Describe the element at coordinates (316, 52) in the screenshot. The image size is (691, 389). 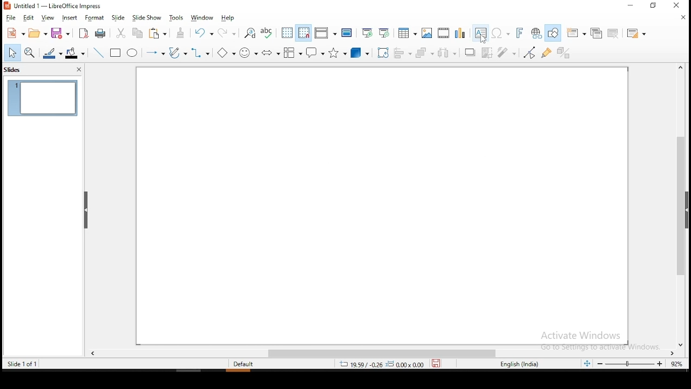
I see `callout shapes` at that location.